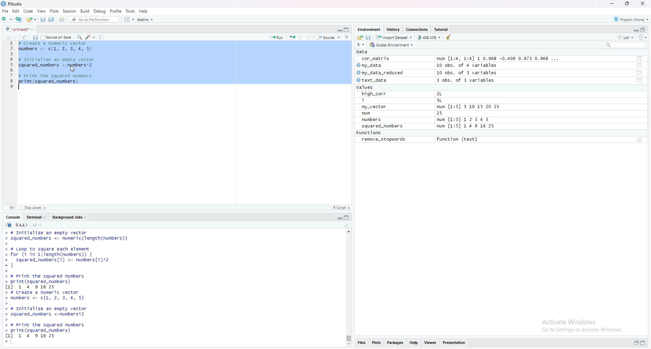  Describe the element at coordinates (374, 114) in the screenshot. I see `num` at that location.